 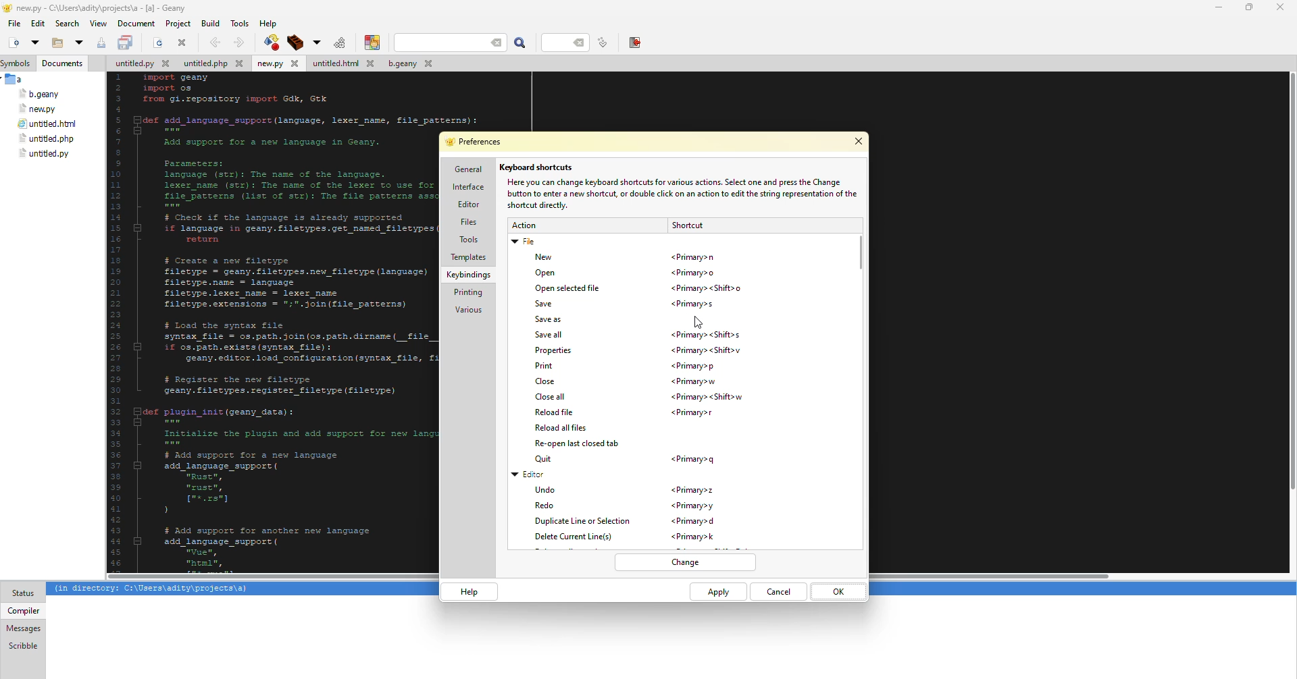 What do you see at coordinates (468, 256) in the screenshot?
I see `templates` at bounding box center [468, 256].